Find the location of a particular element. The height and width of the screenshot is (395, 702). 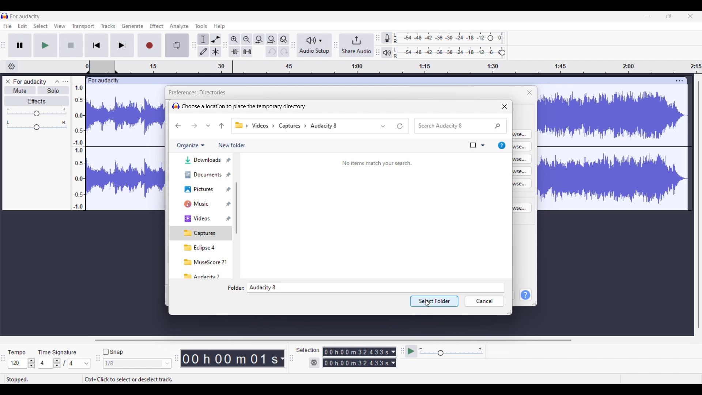

Previous locations  is located at coordinates (384, 126).